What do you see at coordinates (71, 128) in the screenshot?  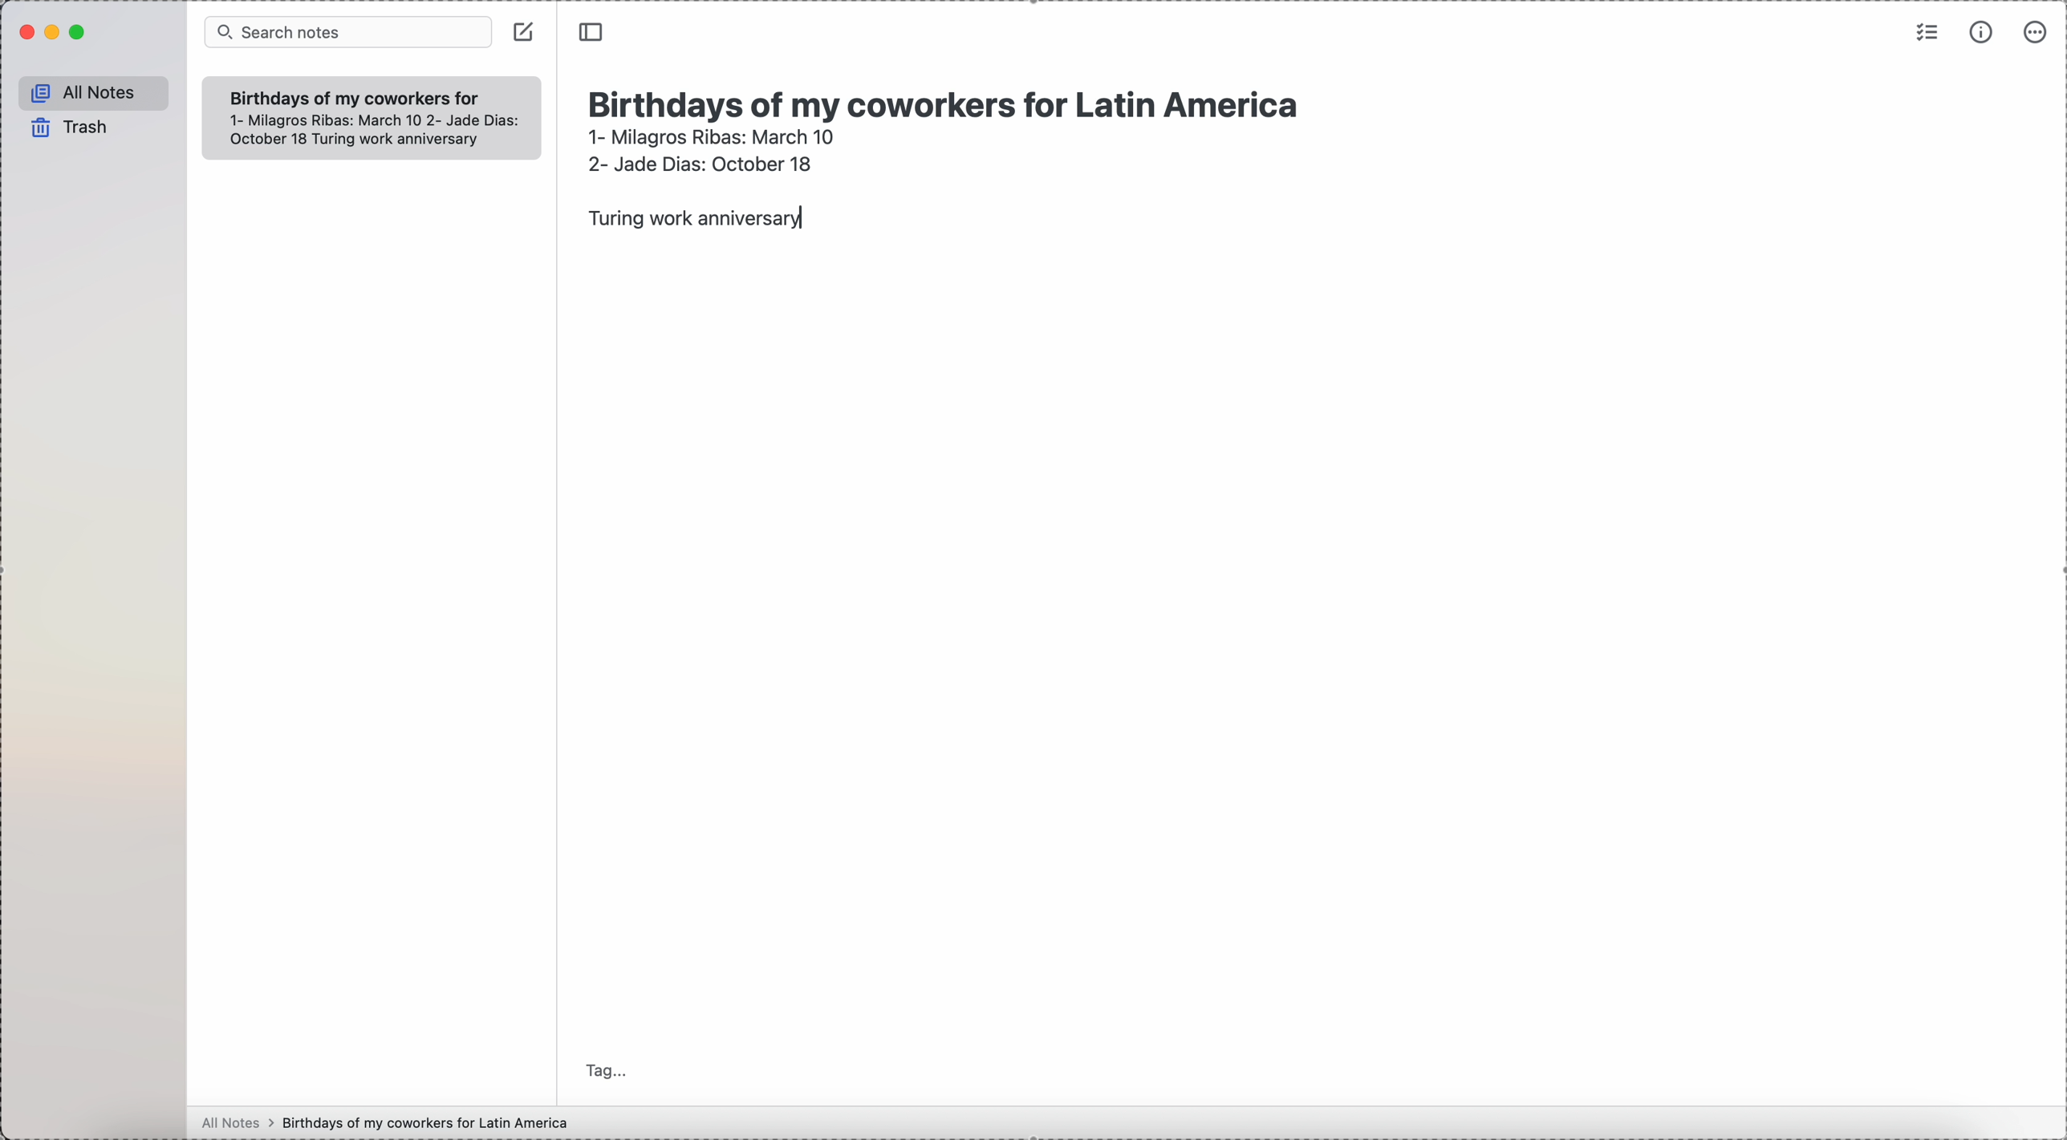 I see `trash` at bounding box center [71, 128].